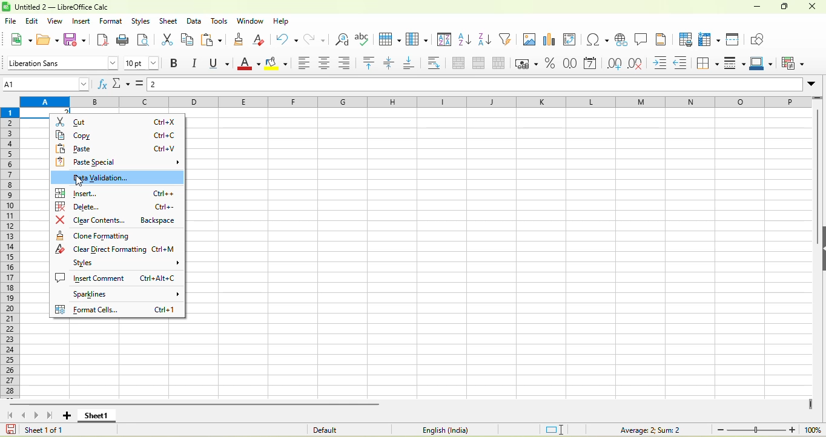 Image resolution: width=826 pixels, height=437 pixels. I want to click on copy, so click(118, 136).